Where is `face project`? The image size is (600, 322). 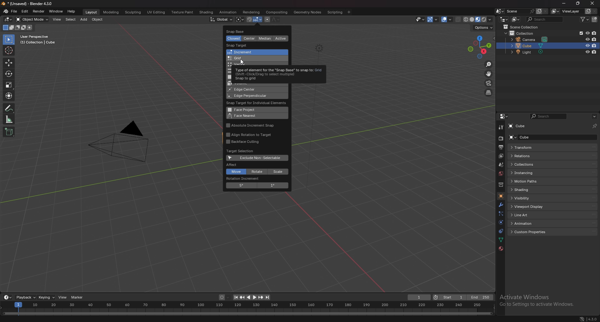
face project is located at coordinates (253, 109).